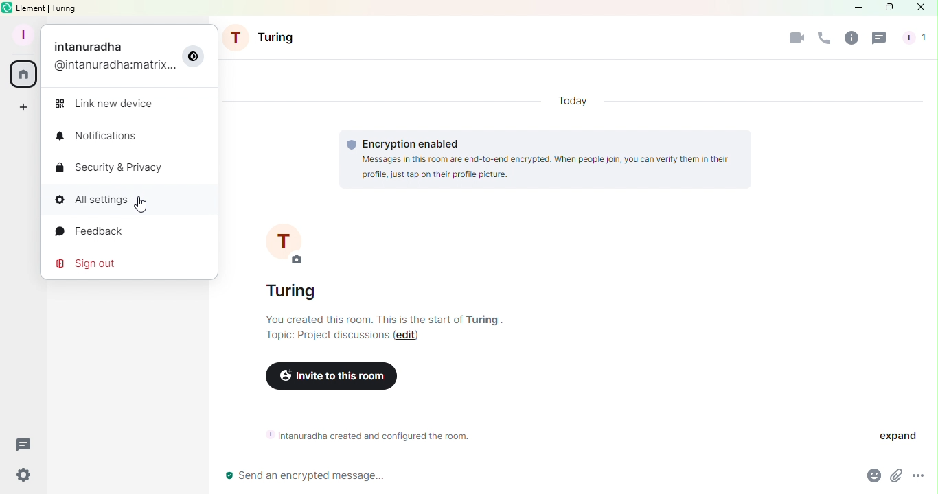 This screenshot has width=938, height=494. I want to click on Threads, so click(881, 38).